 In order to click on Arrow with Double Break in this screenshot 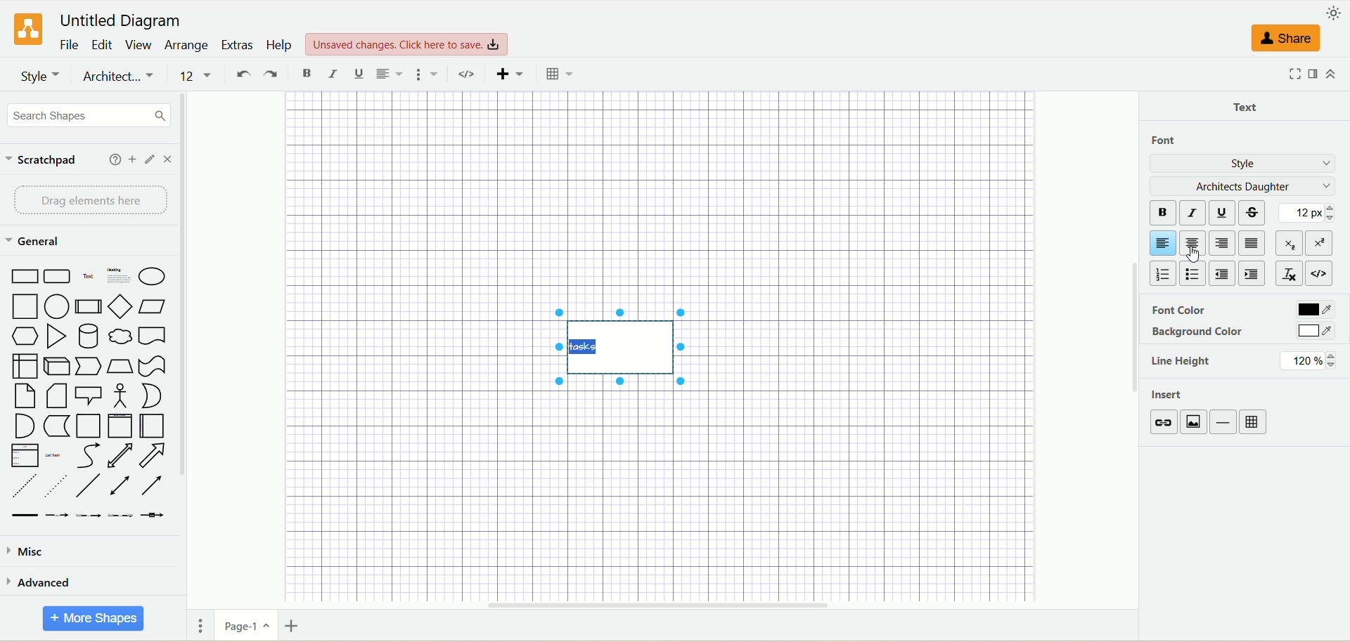, I will do `click(90, 517)`.